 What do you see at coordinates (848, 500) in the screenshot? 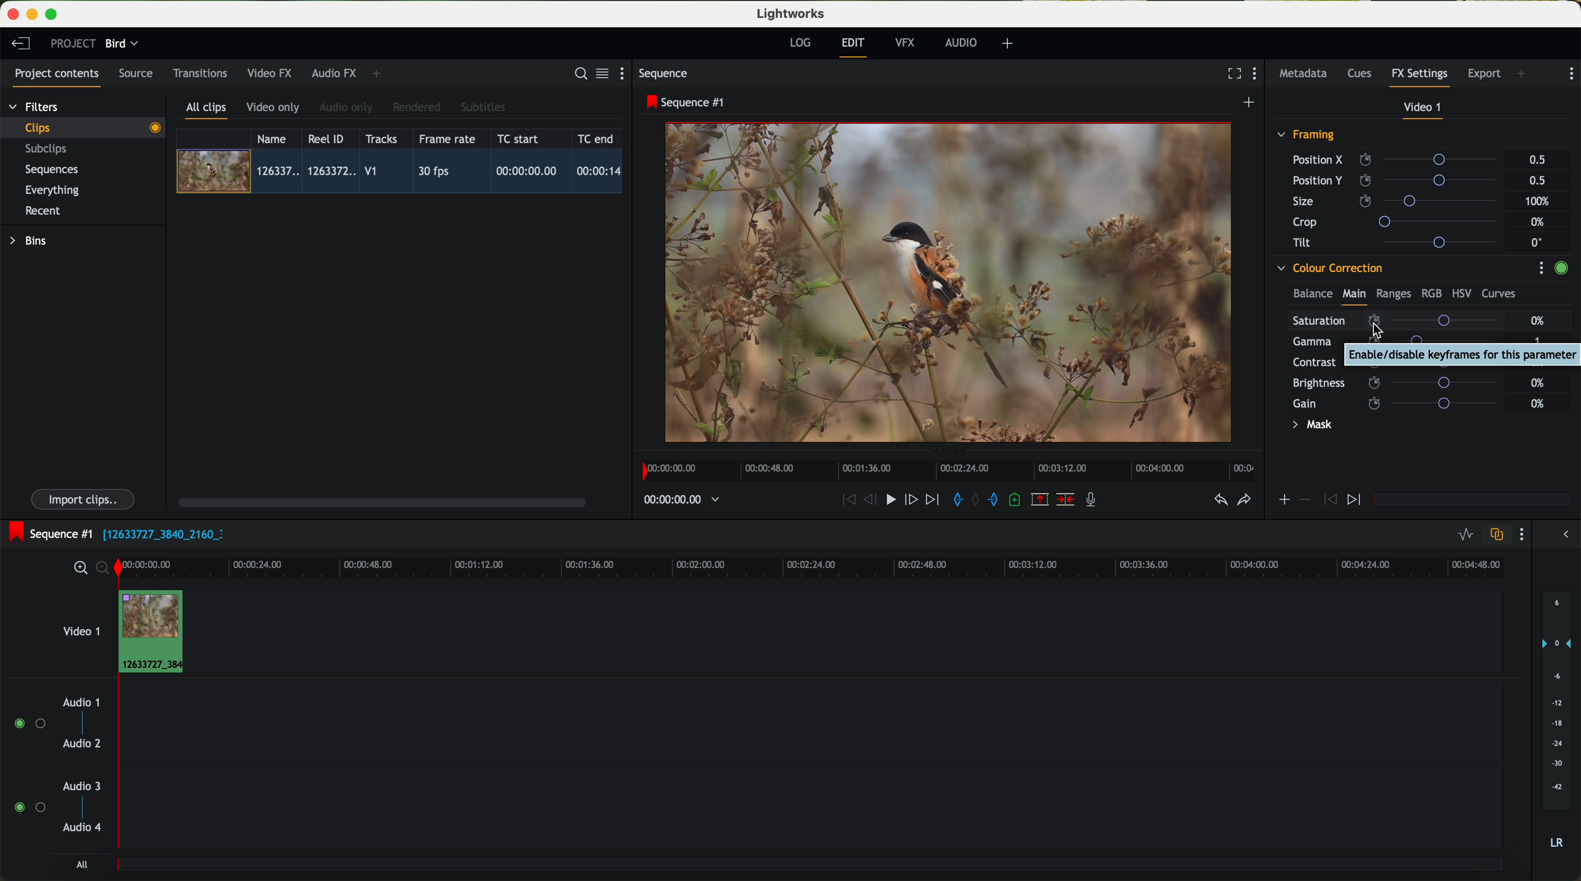
I see `rewind` at bounding box center [848, 500].